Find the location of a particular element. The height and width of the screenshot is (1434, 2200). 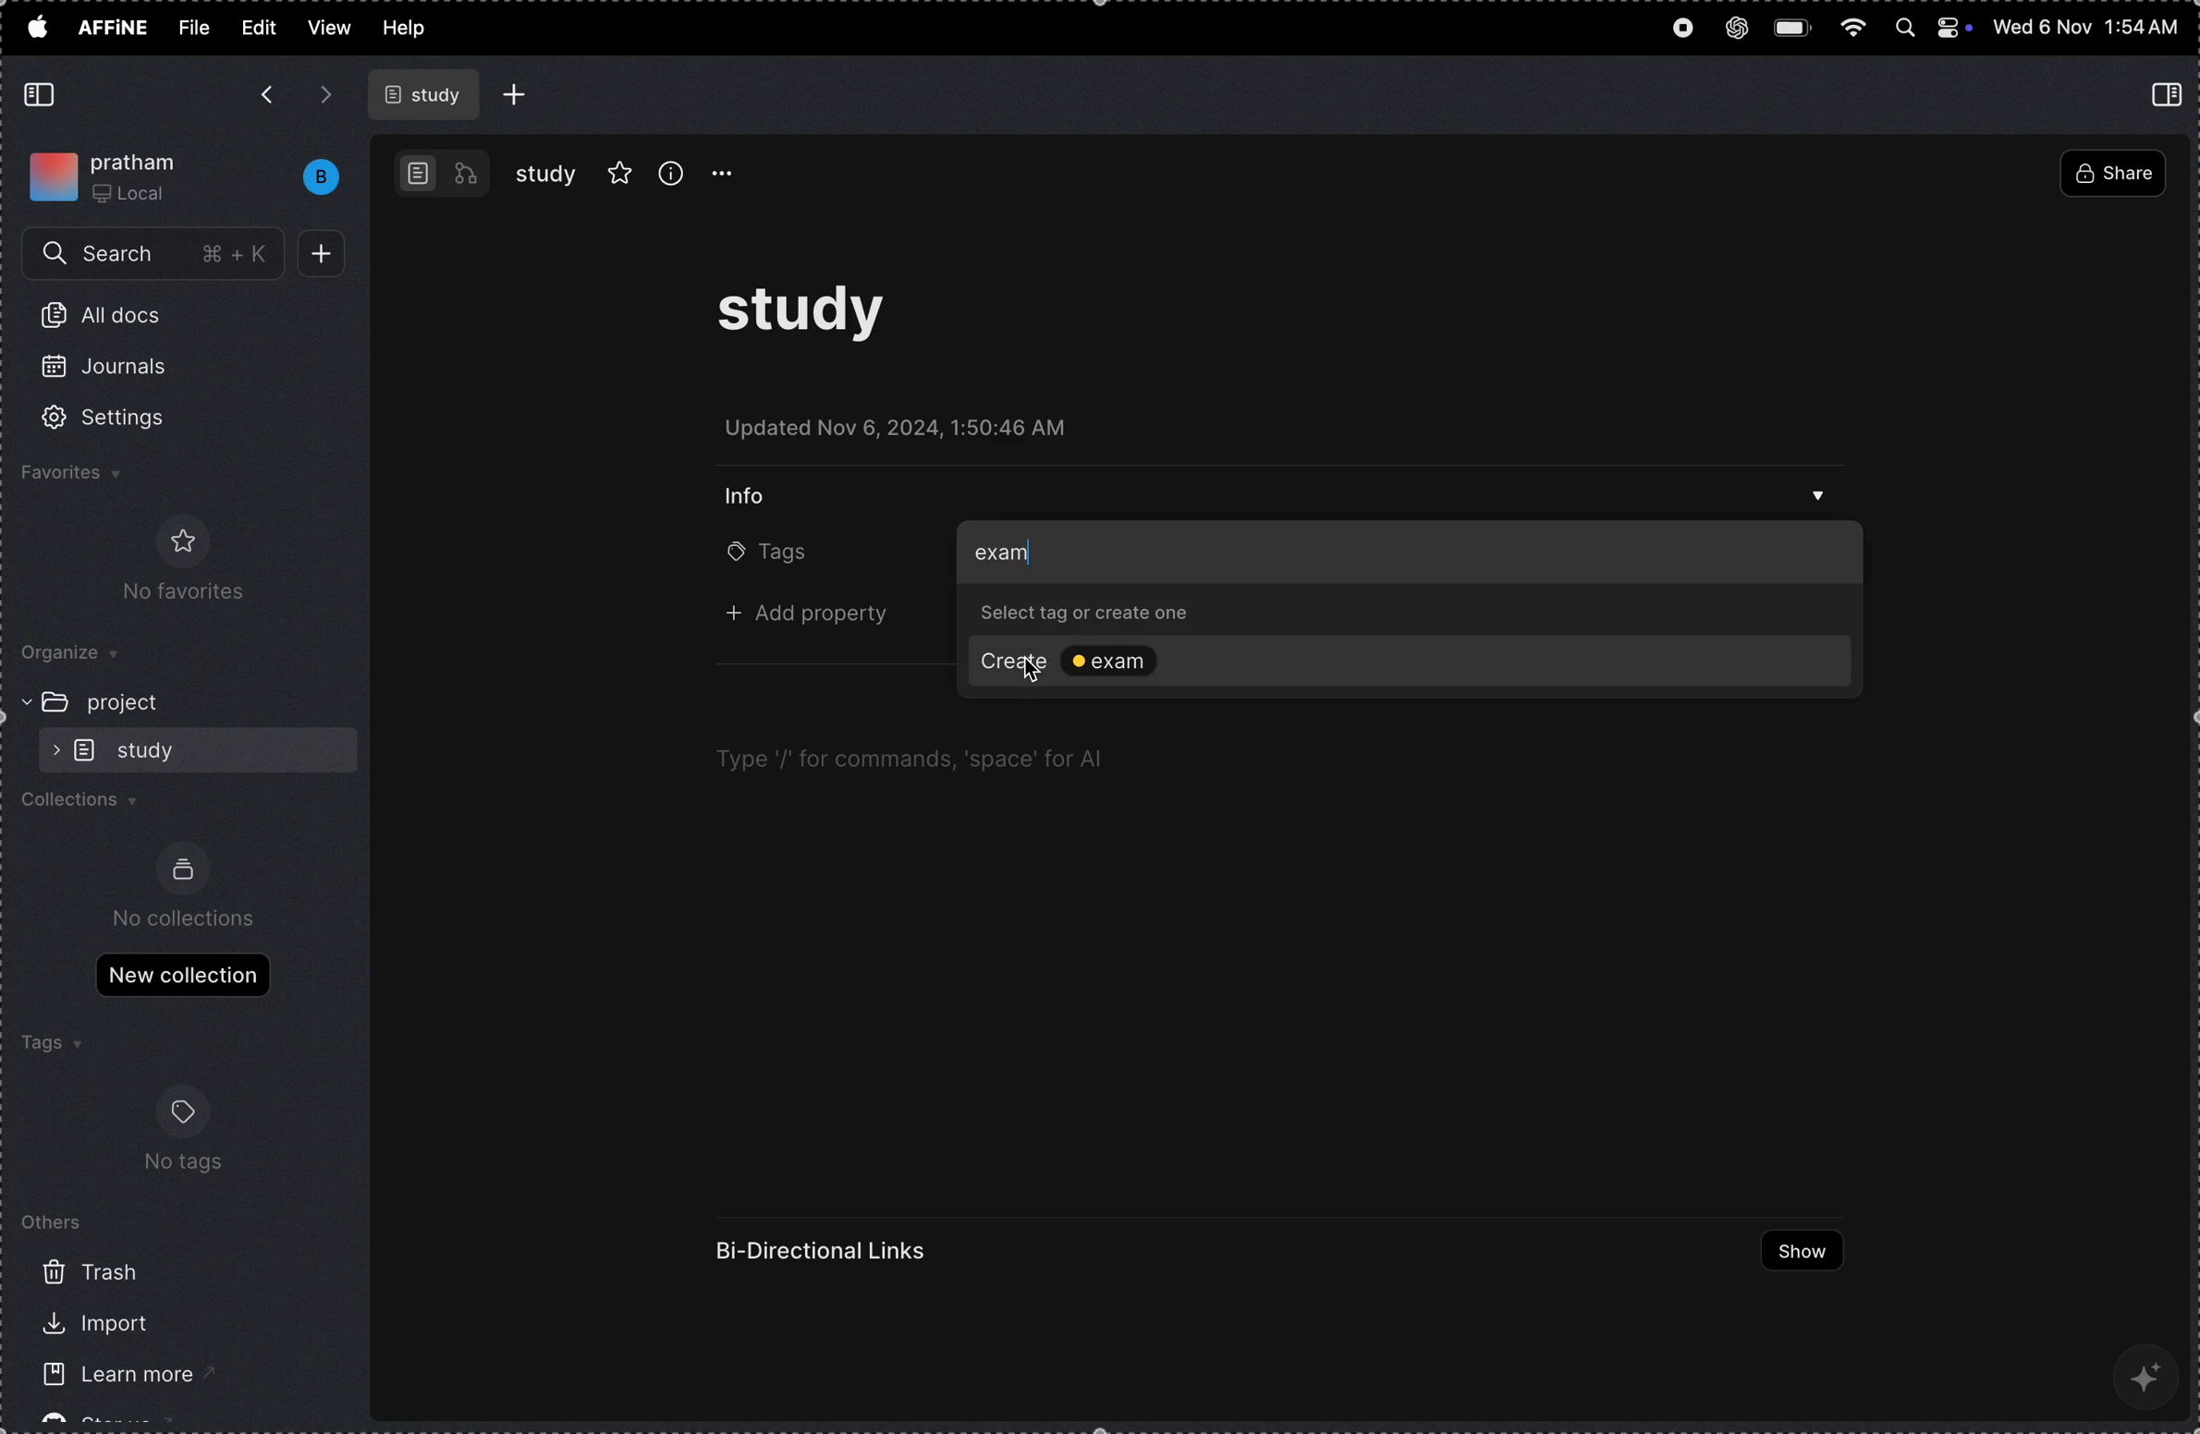

edit is located at coordinates (256, 26).